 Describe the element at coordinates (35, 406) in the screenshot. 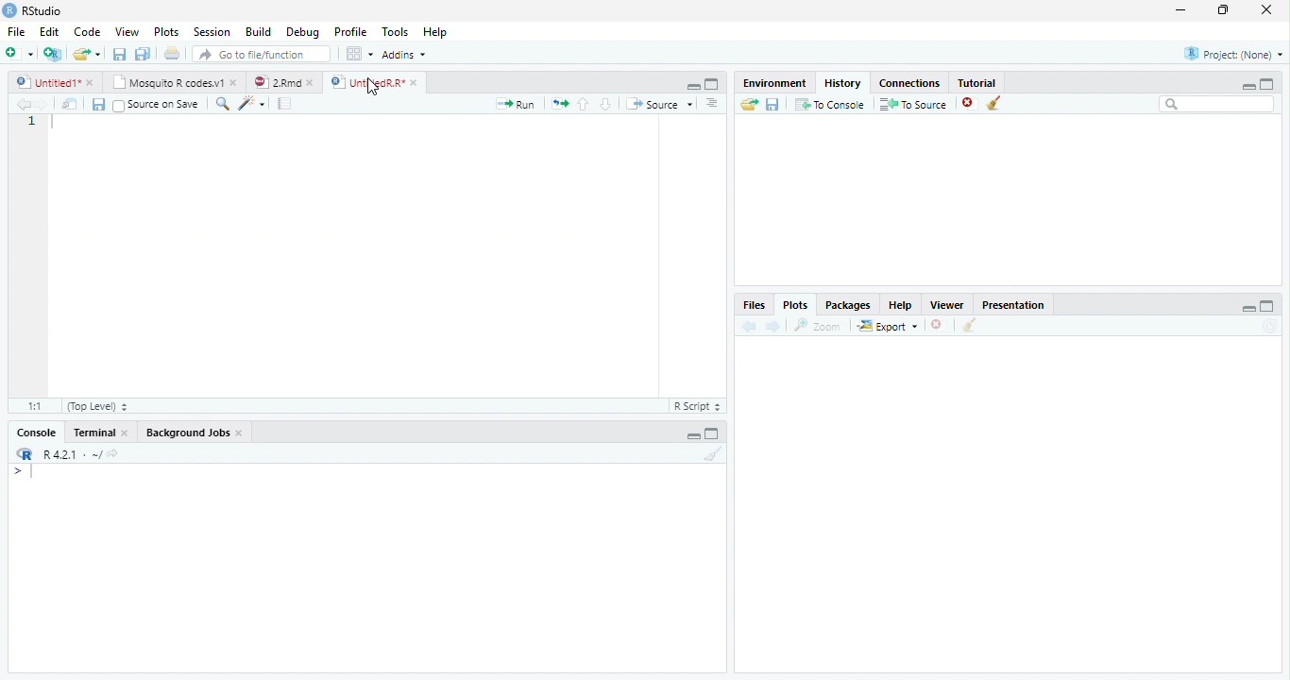

I see `1:1` at that location.